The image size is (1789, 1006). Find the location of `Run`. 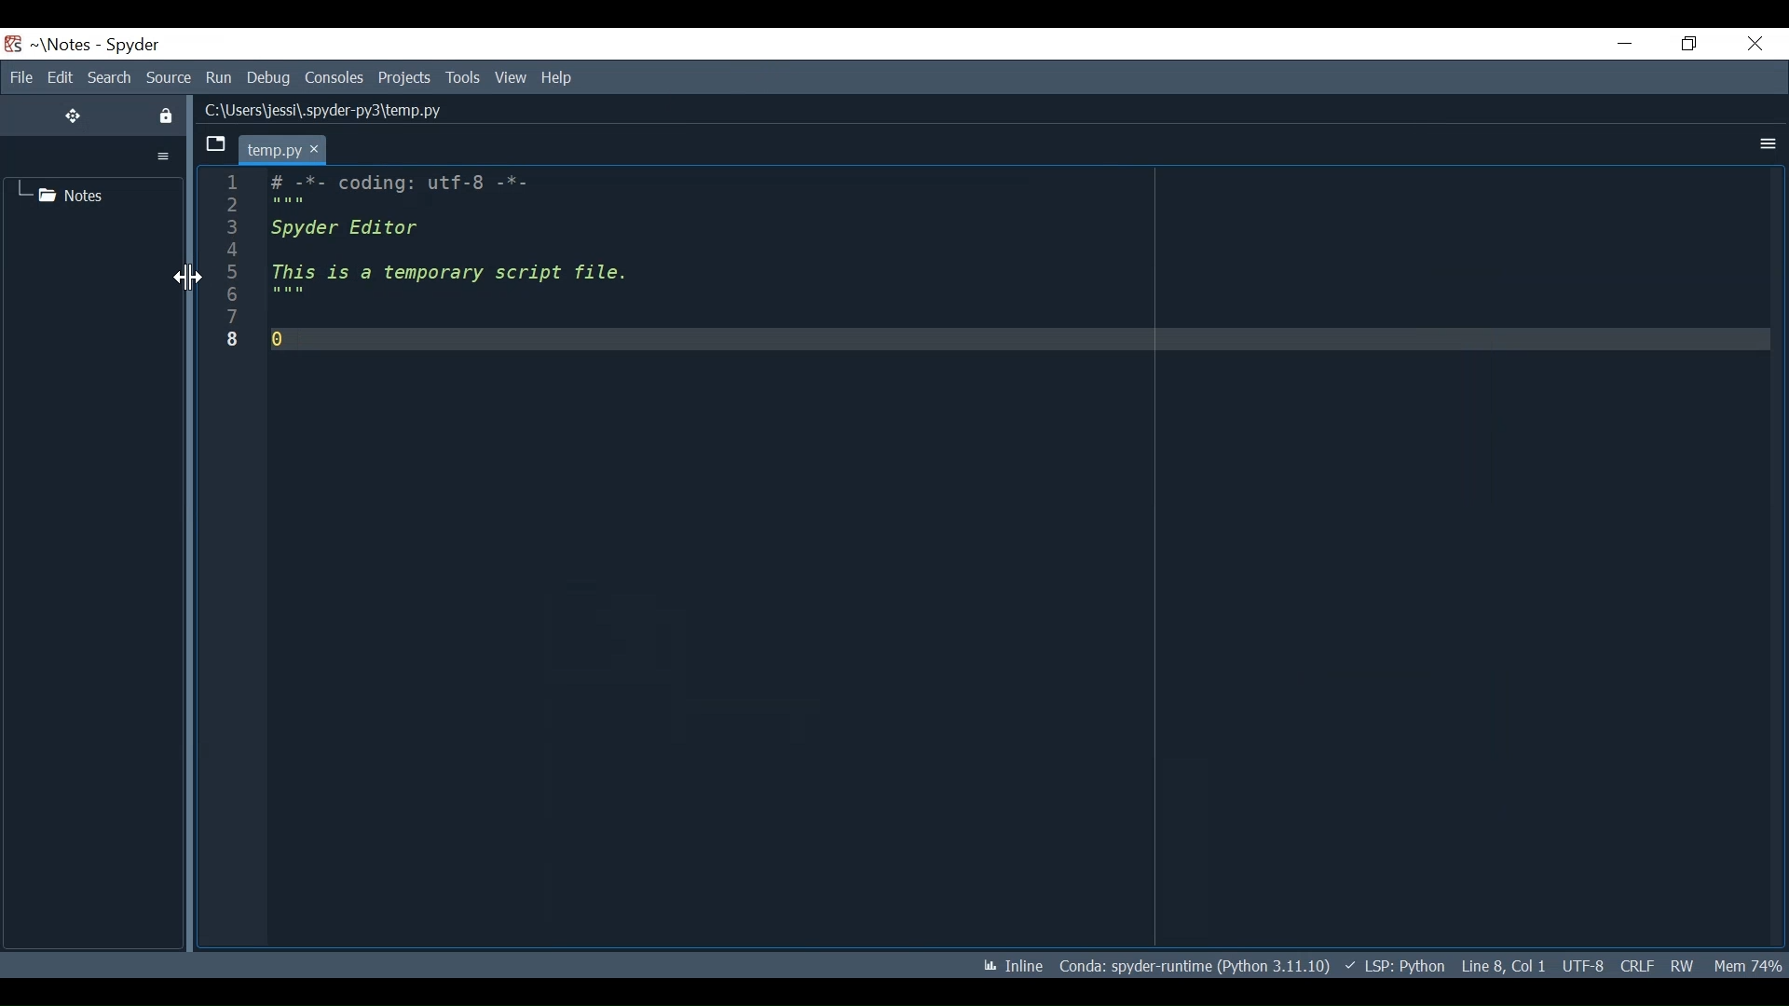

Run is located at coordinates (217, 77).